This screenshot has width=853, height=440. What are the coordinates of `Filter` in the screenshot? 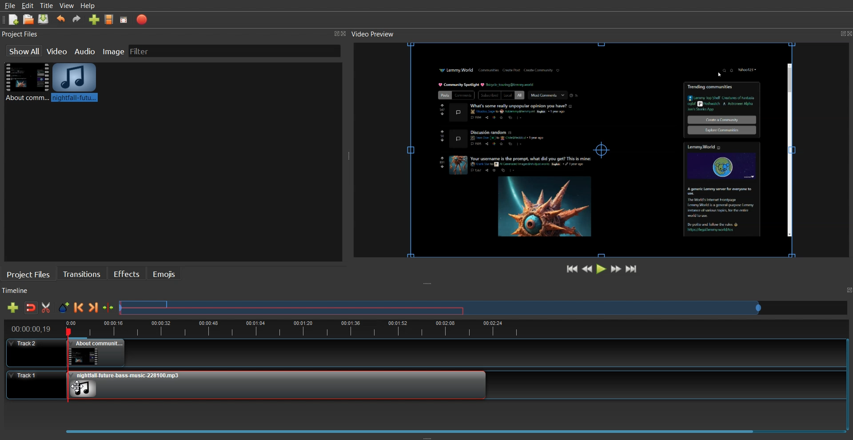 It's located at (147, 51).